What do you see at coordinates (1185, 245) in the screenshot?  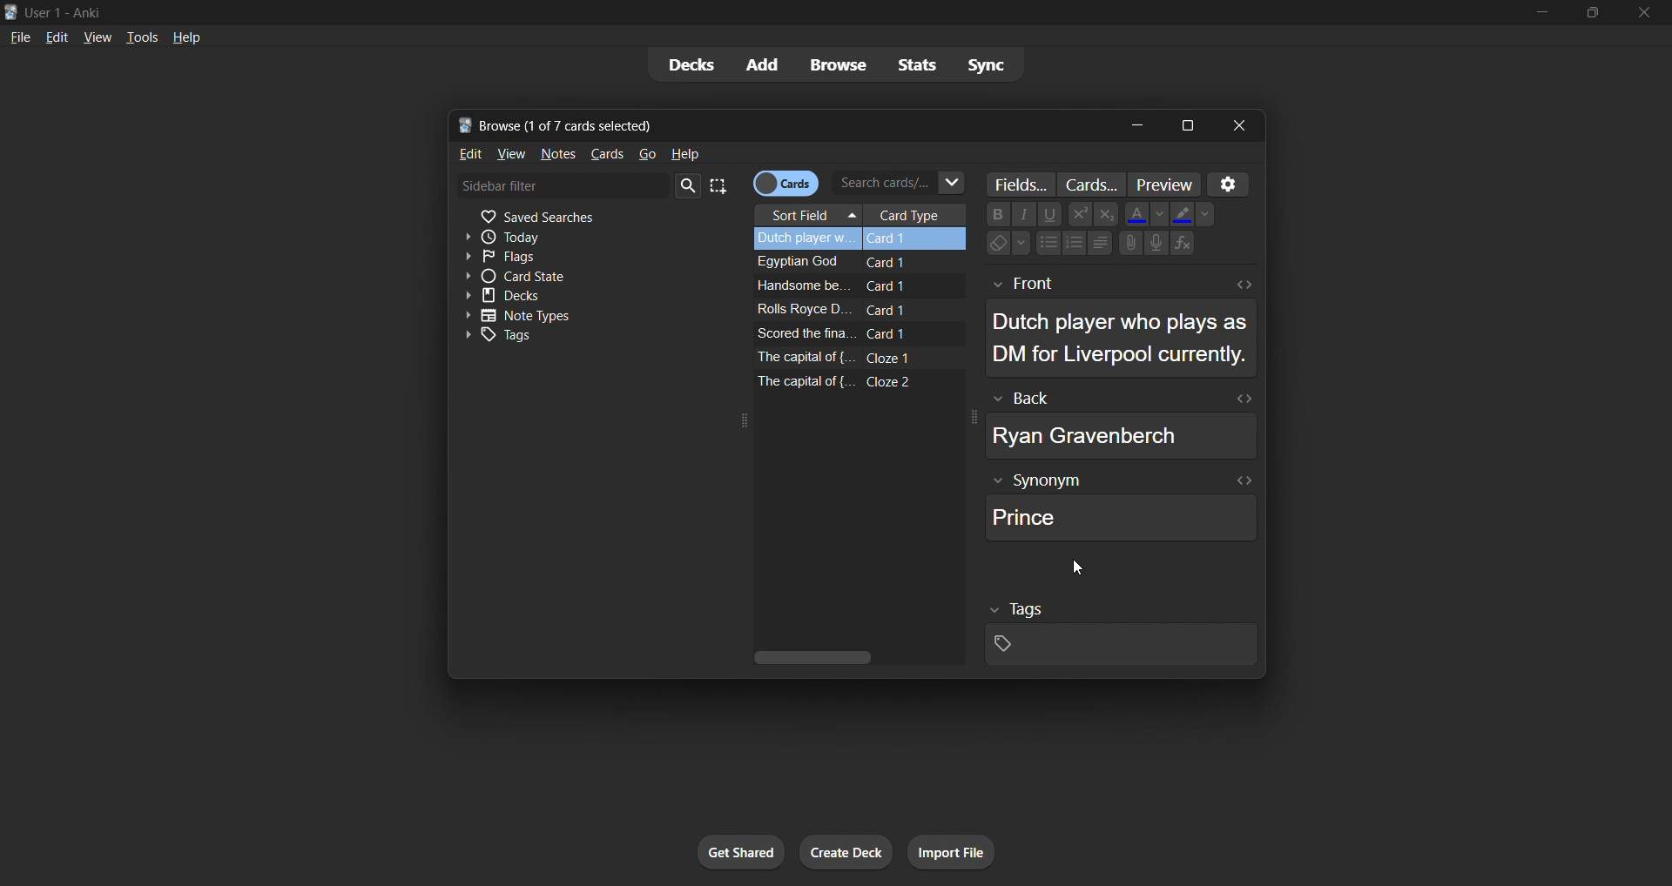 I see `Functions` at bounding box center [1185, 245].